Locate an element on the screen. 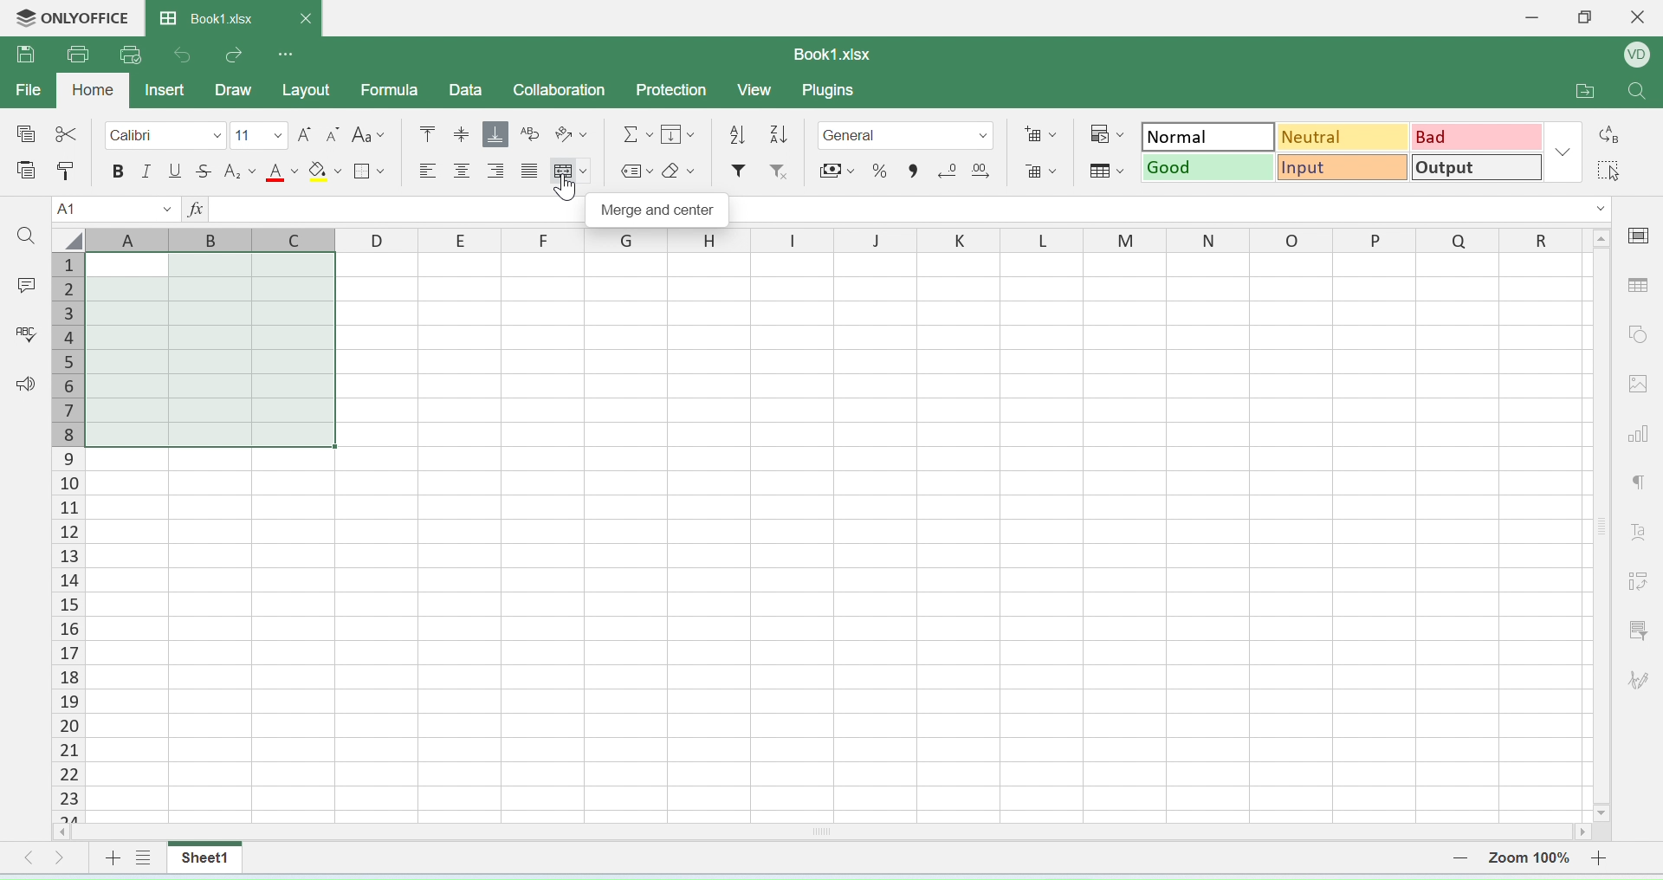  bad is located at coordinates (1474, 137).